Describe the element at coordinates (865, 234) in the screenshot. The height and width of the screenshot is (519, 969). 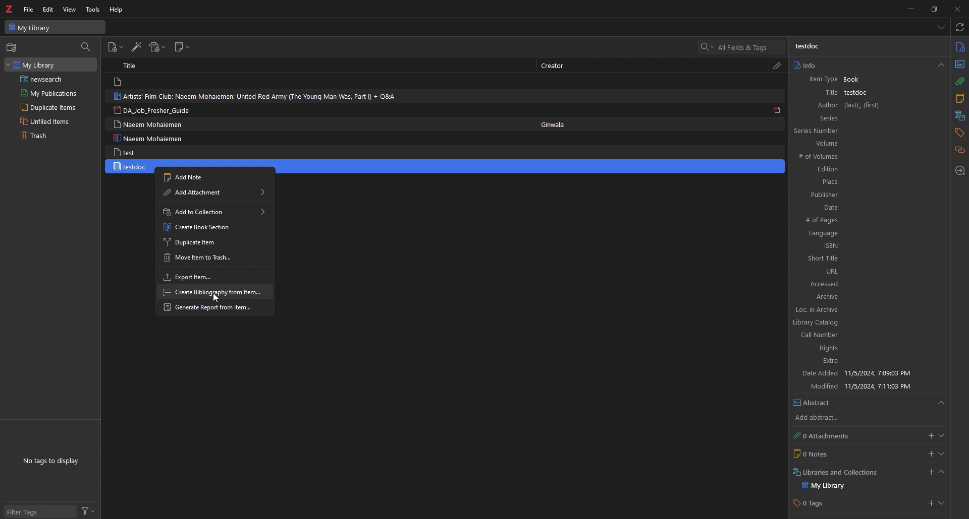
I see `Languages` at that location.